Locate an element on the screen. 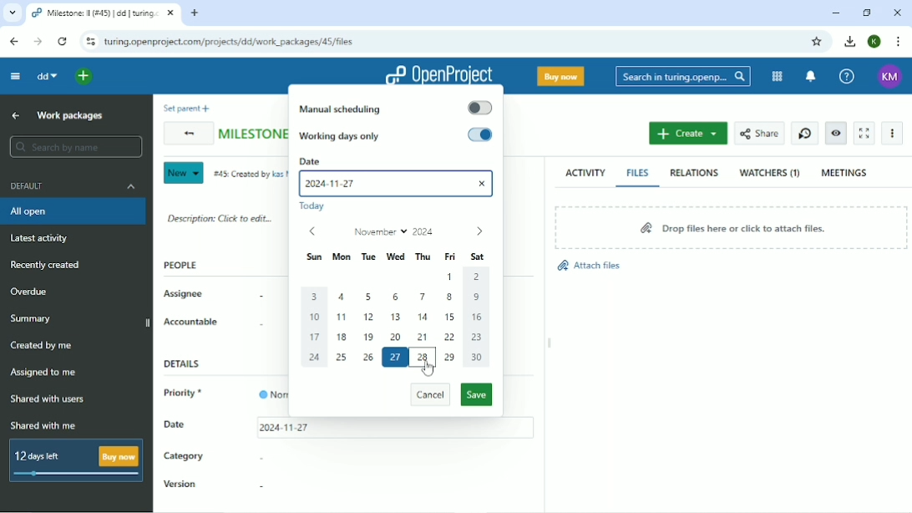  Meetings is located at coordinates (845, 172).